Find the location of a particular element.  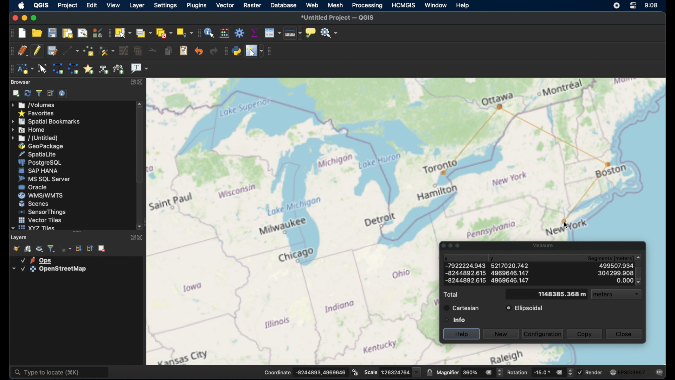

measure line is located at coordinates (293, 34).